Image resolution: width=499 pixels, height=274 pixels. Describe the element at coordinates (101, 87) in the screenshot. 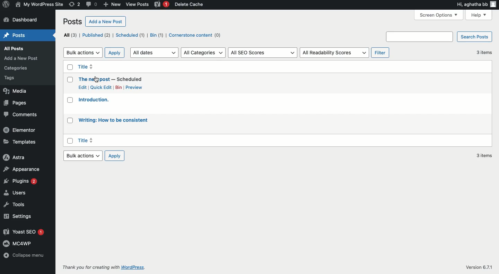

I see `Quick edit` at that location.